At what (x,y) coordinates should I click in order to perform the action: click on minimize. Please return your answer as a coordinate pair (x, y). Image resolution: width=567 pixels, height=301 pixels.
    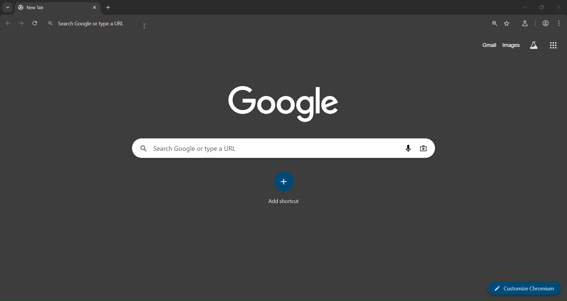
    Looking at the image, I should click on (526, 8).